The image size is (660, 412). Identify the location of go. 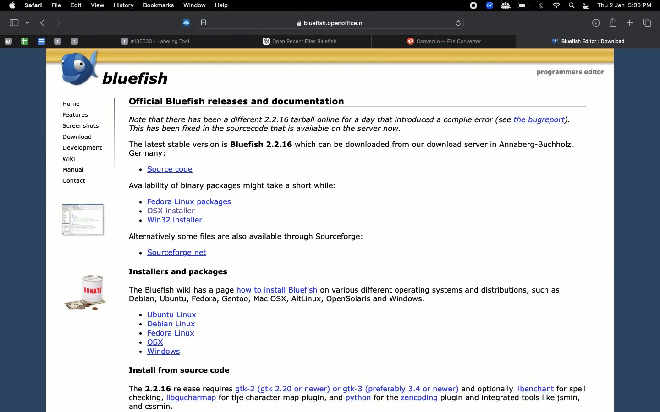
(163, 5).